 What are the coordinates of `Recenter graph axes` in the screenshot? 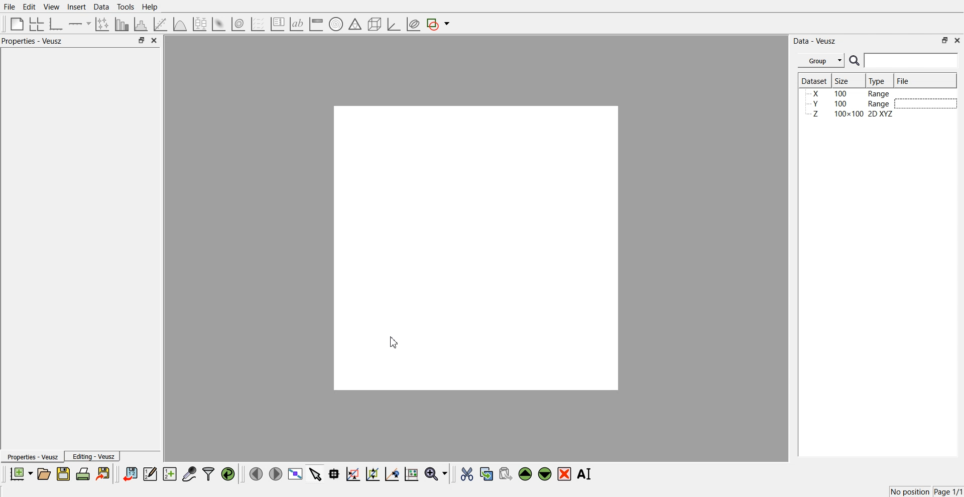 It's located at (393, 473).